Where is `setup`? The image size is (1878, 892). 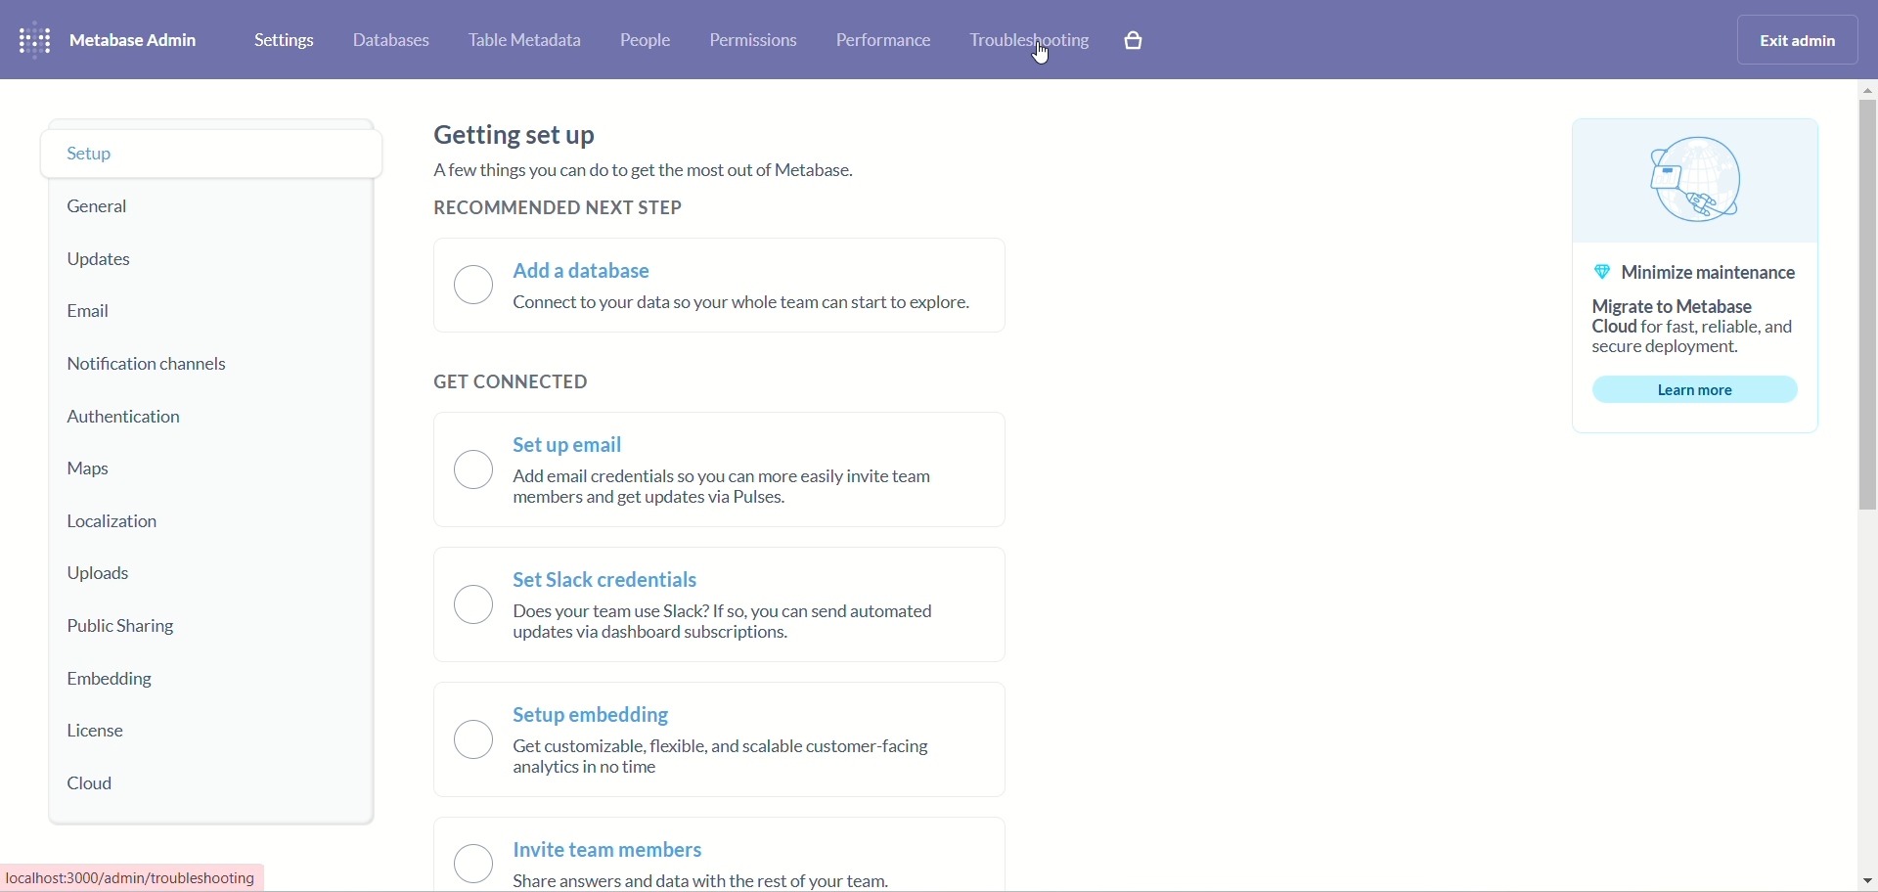 setup is located at coordinates (215, 157).